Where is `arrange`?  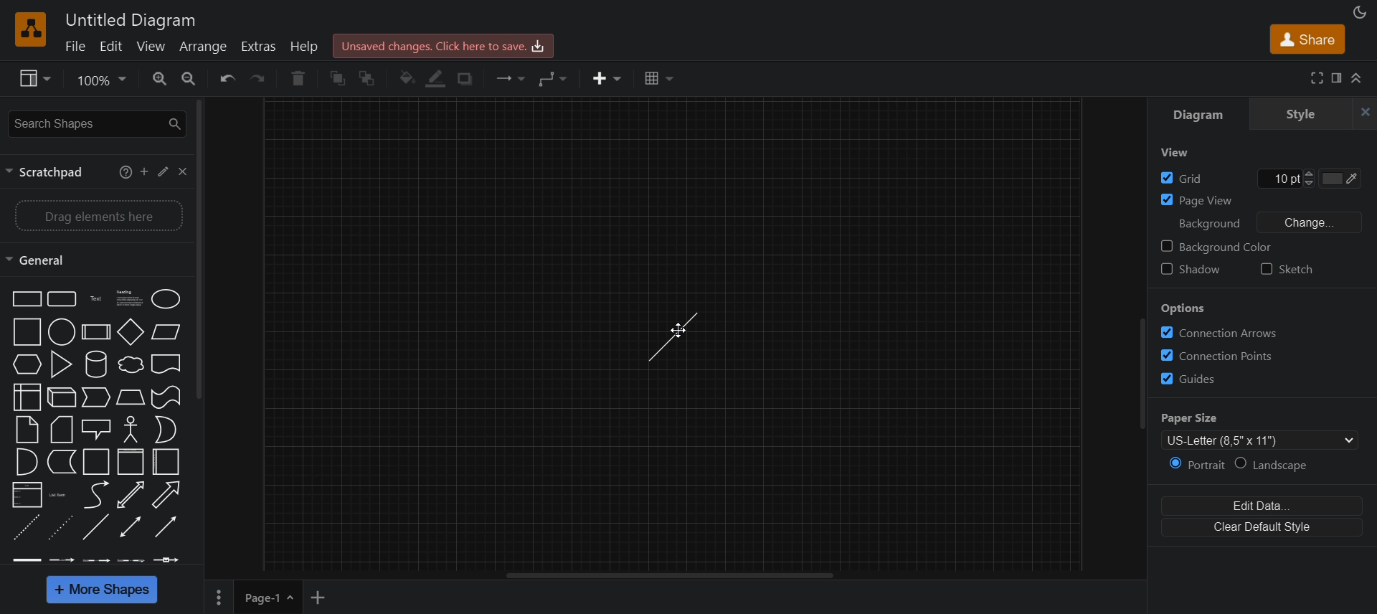 arrange is located at coordinates (204, 46).